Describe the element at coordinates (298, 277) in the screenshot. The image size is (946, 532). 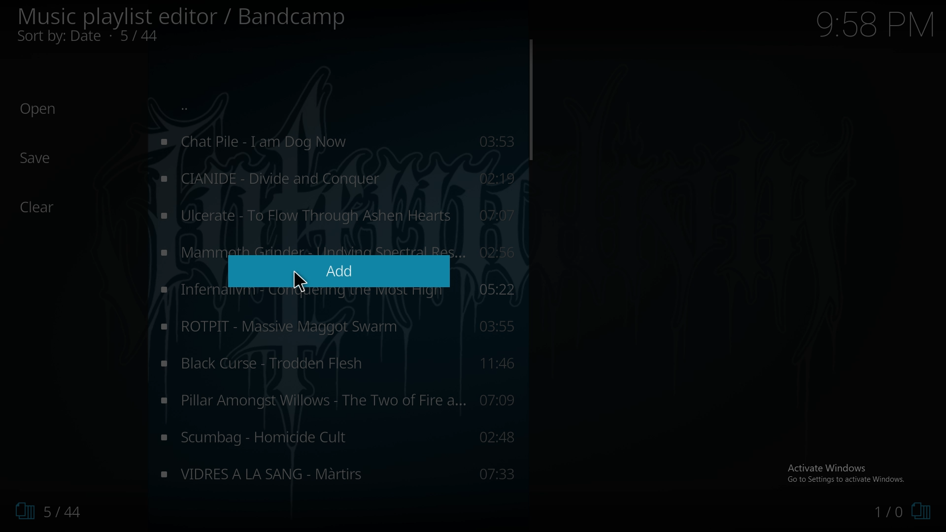
I see `Pointer Cursor` at that location.